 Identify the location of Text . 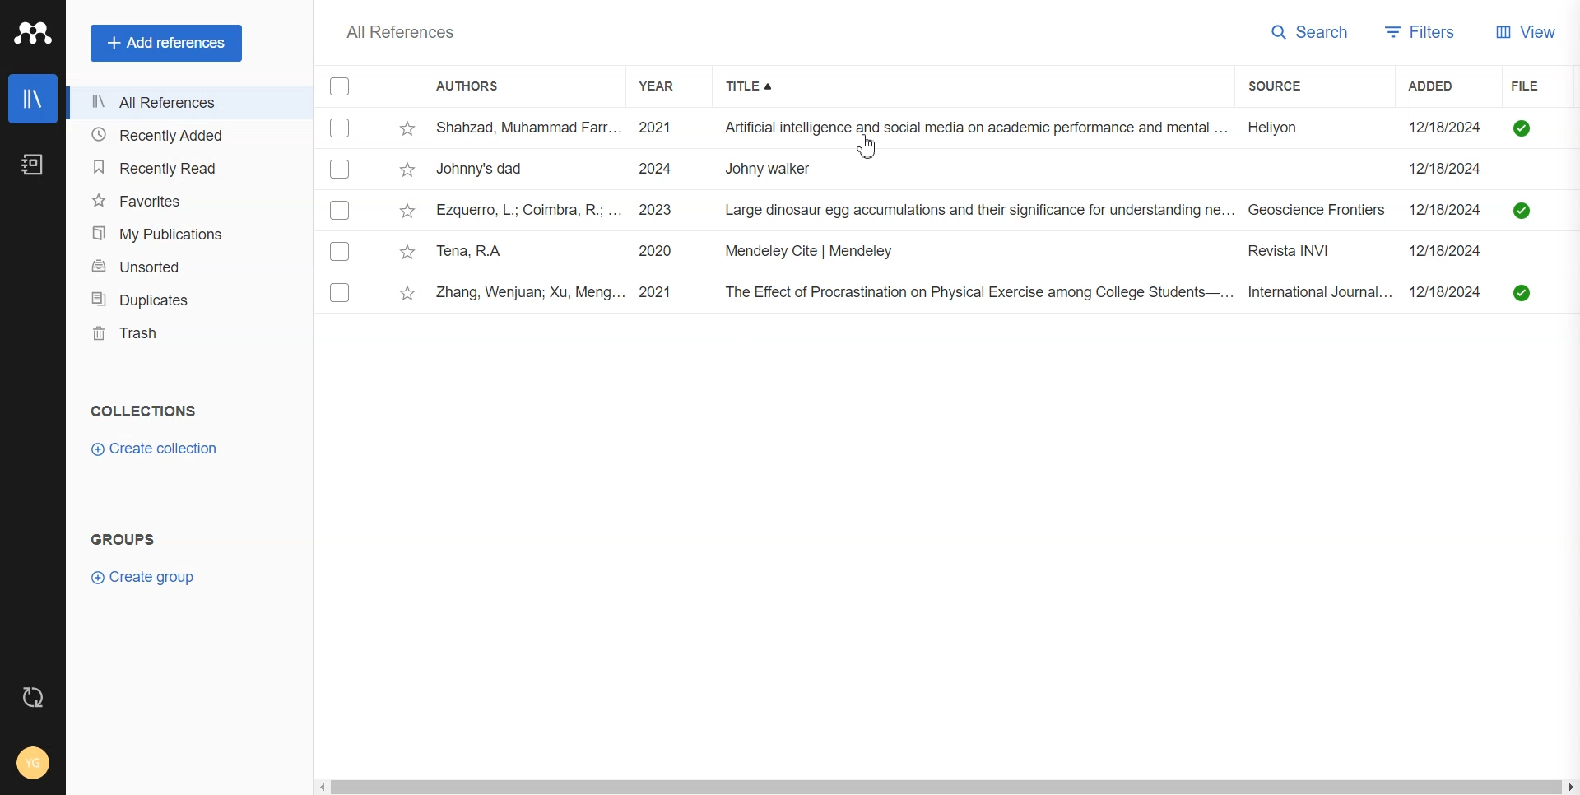
(126, 539).